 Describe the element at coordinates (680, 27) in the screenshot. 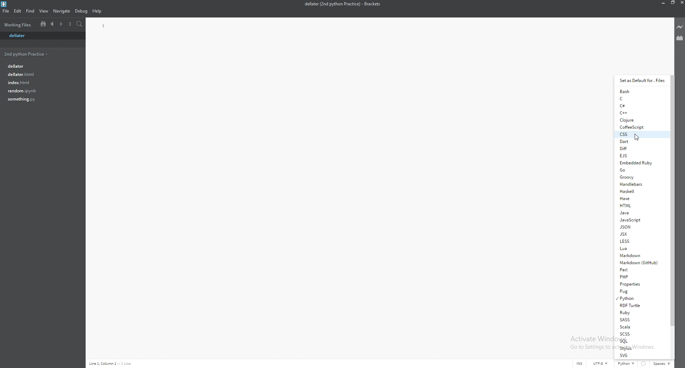

I see `live preview` at that location.